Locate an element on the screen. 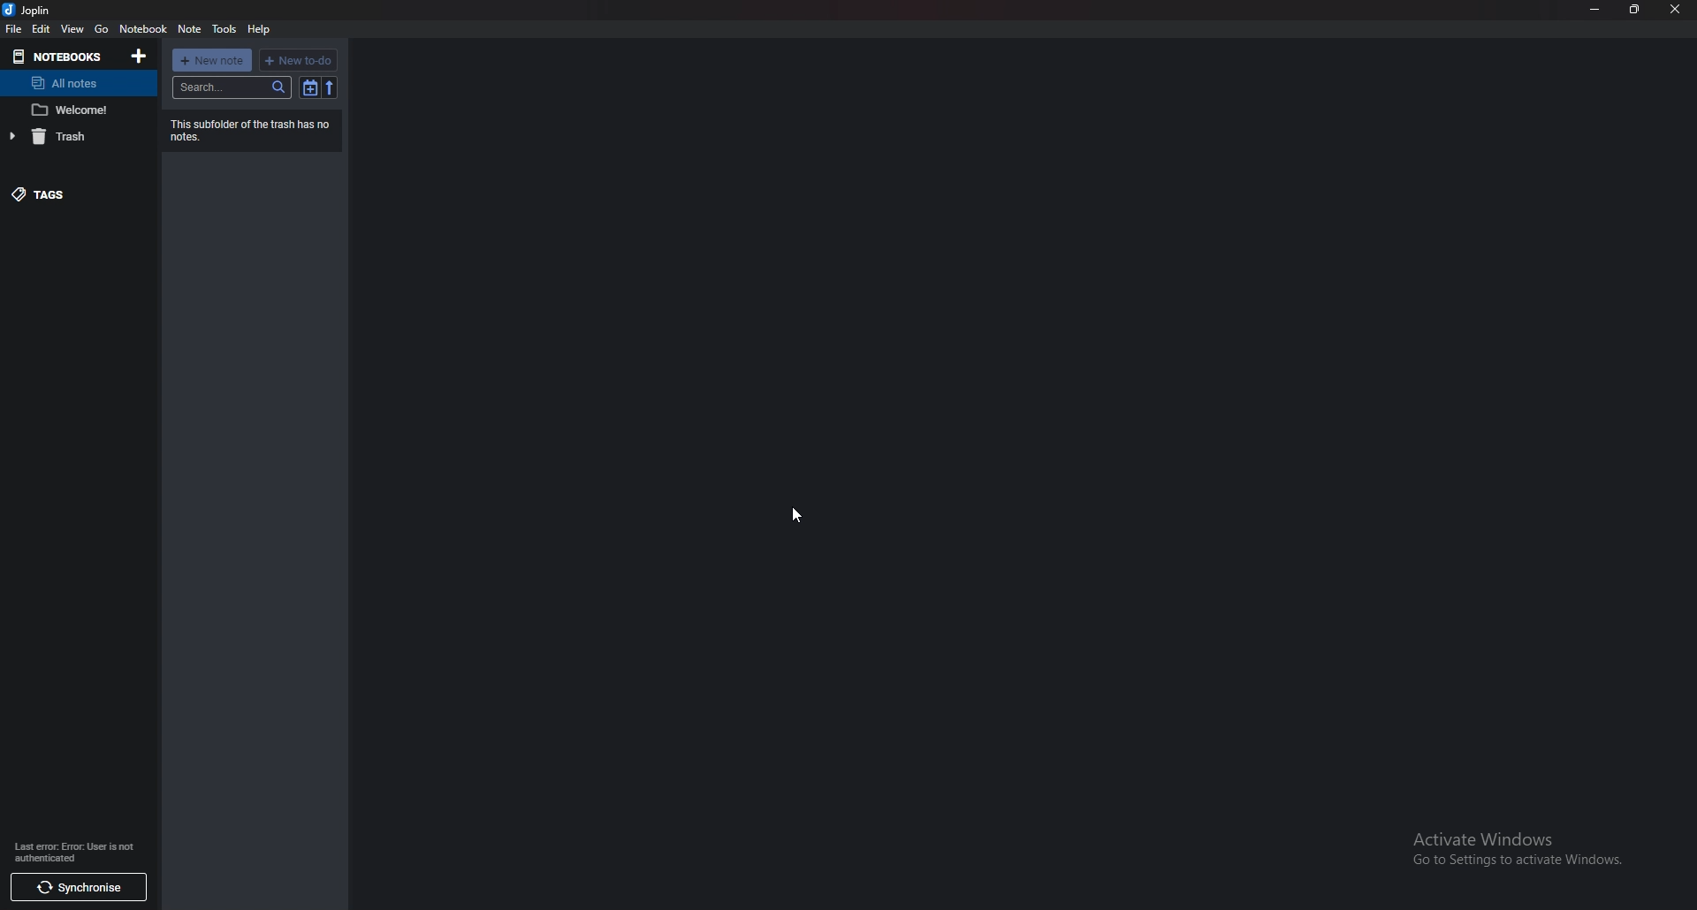  Info is located at coordinates (78, 853).